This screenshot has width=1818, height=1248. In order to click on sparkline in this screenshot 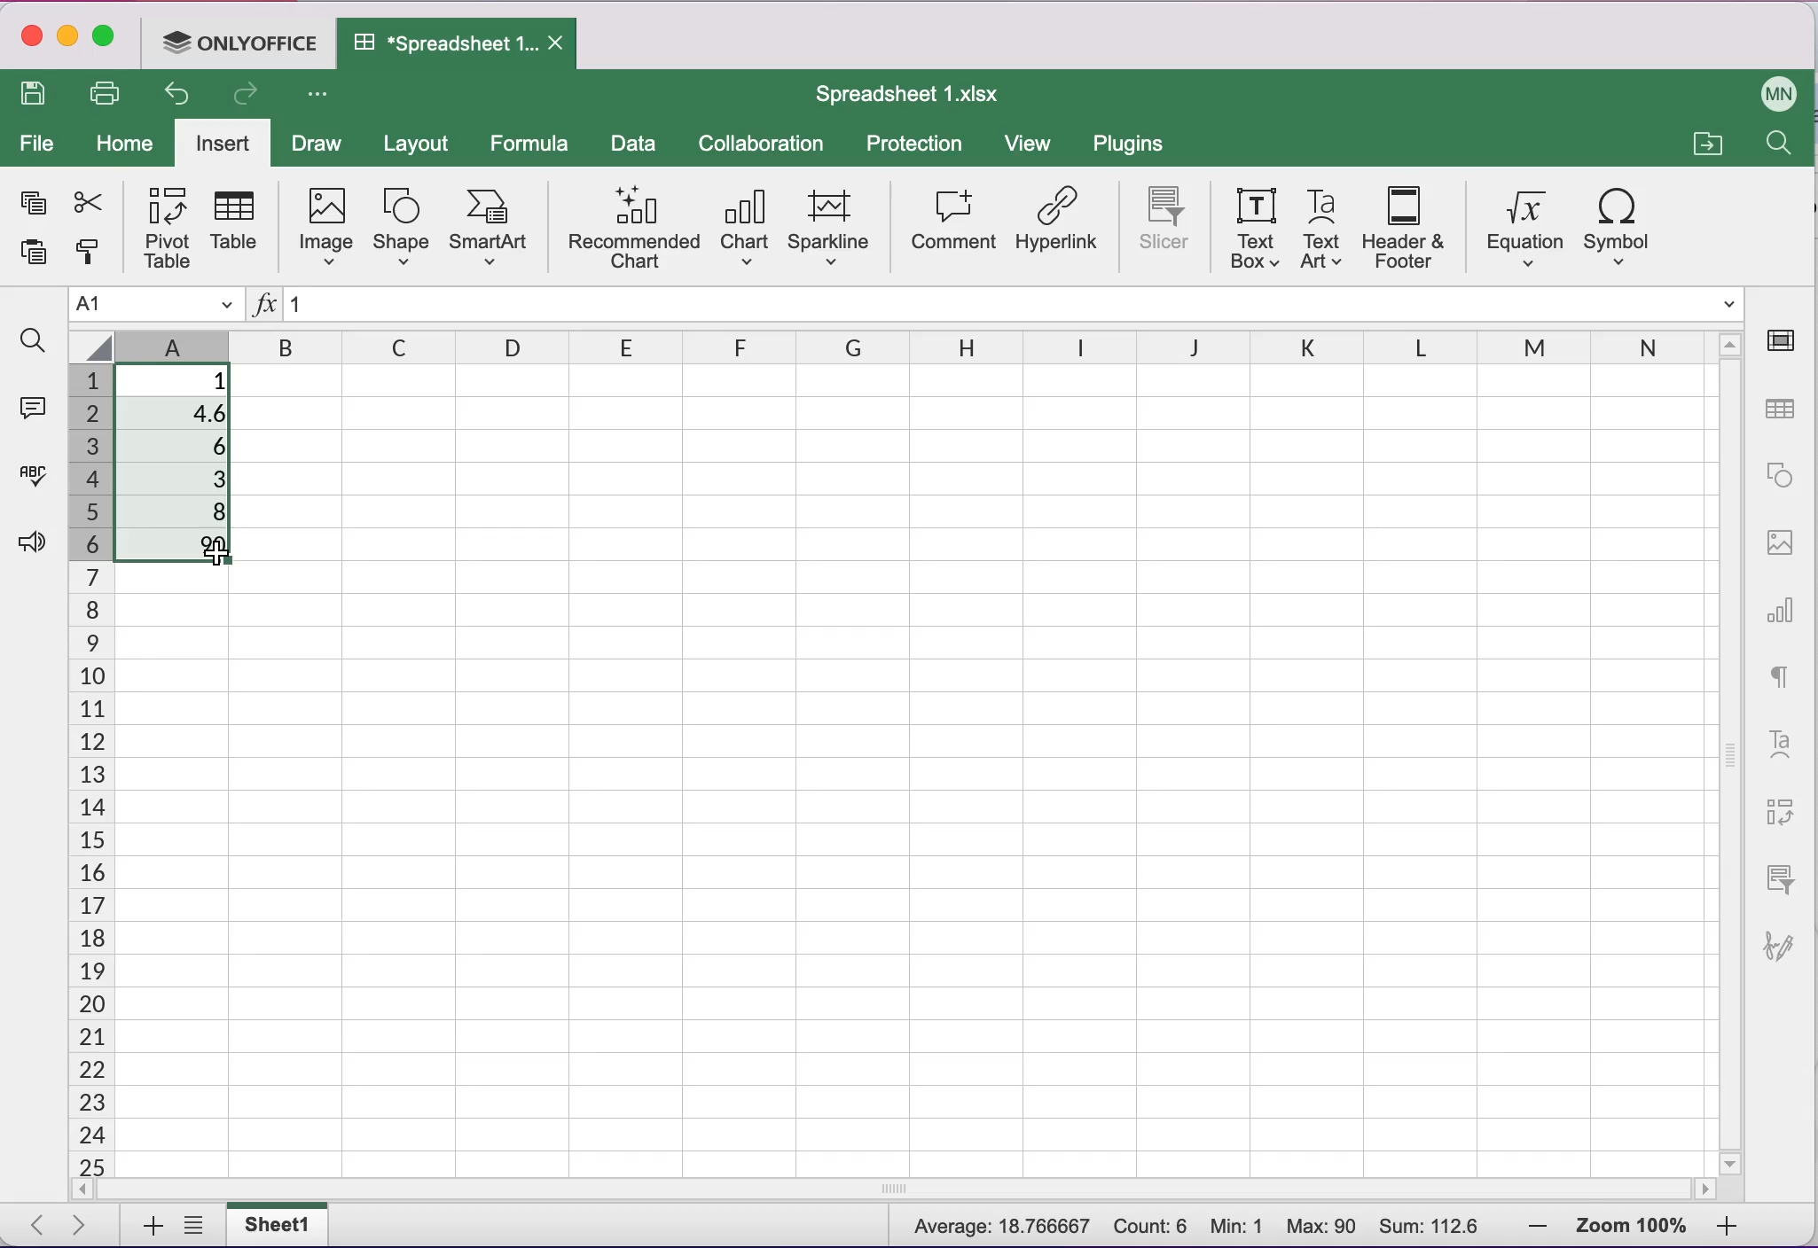, I will do `click(831, 227)`.